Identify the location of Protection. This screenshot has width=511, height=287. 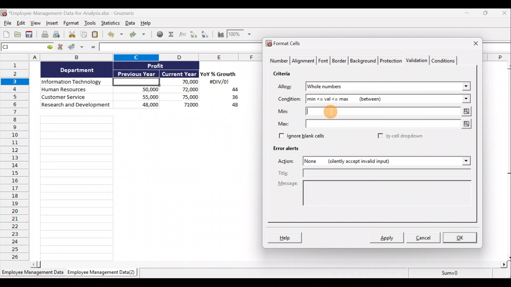
(391, 60).